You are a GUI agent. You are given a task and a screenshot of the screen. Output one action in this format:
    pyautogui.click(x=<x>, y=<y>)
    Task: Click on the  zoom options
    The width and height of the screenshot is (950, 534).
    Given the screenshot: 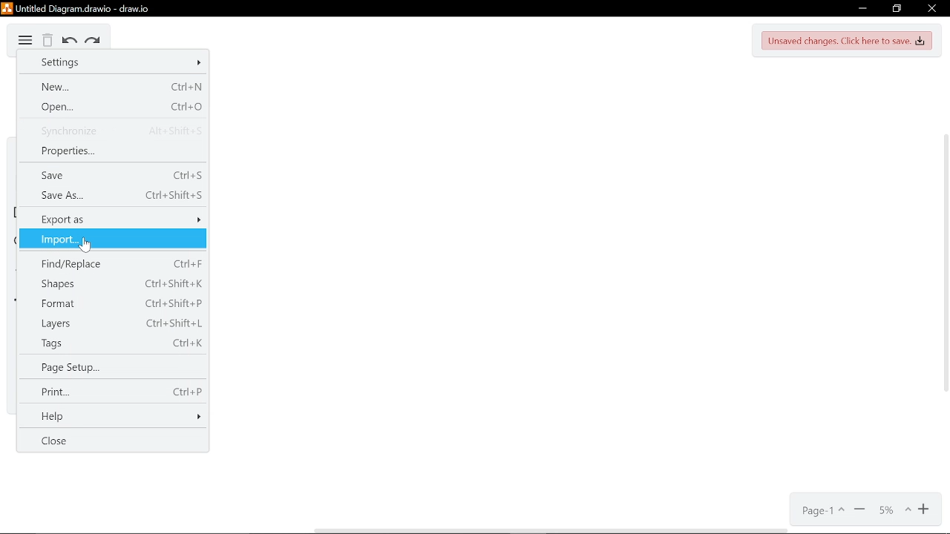 What is the action you would take?
    pyautogui.click(x=889, y=507)
    